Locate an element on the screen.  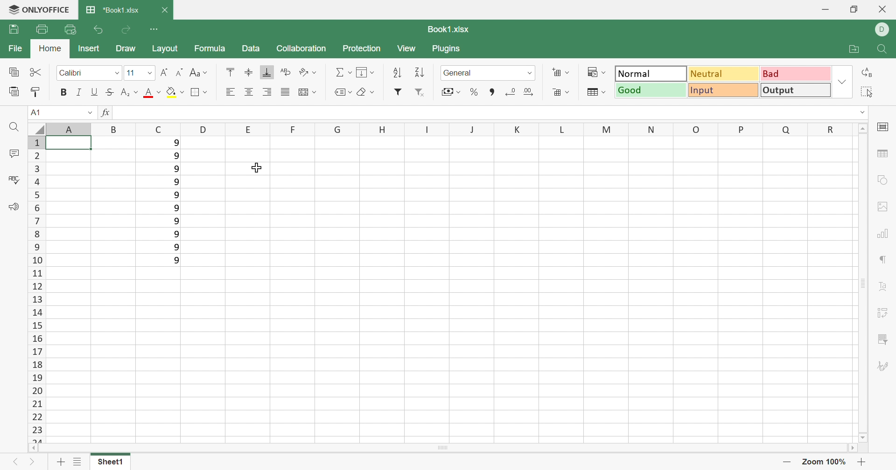
Column names is located at coordinates (434, 129).